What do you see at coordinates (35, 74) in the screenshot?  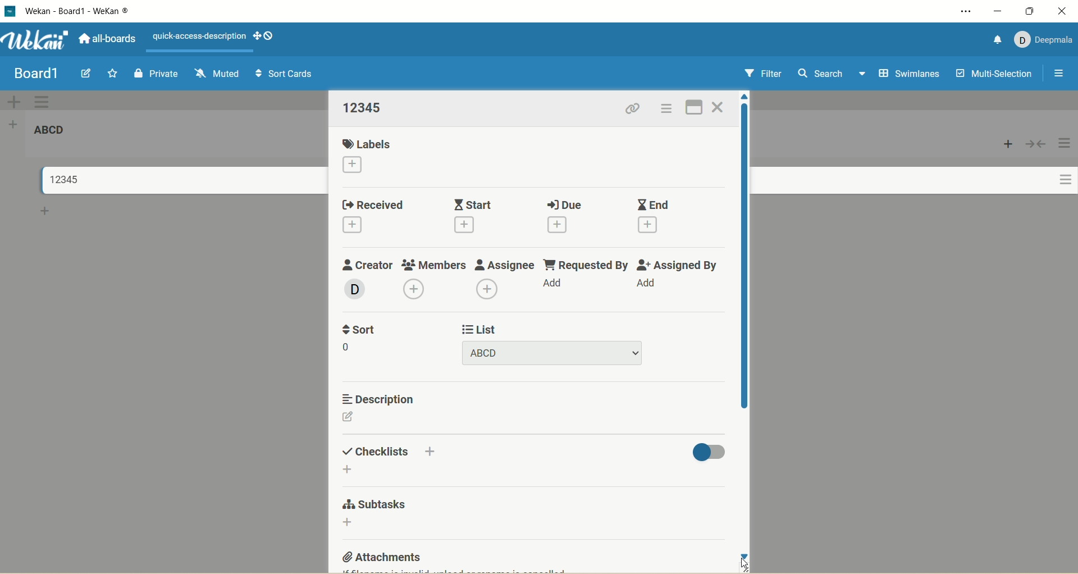 I see `title` at bounding box center [35, 74].